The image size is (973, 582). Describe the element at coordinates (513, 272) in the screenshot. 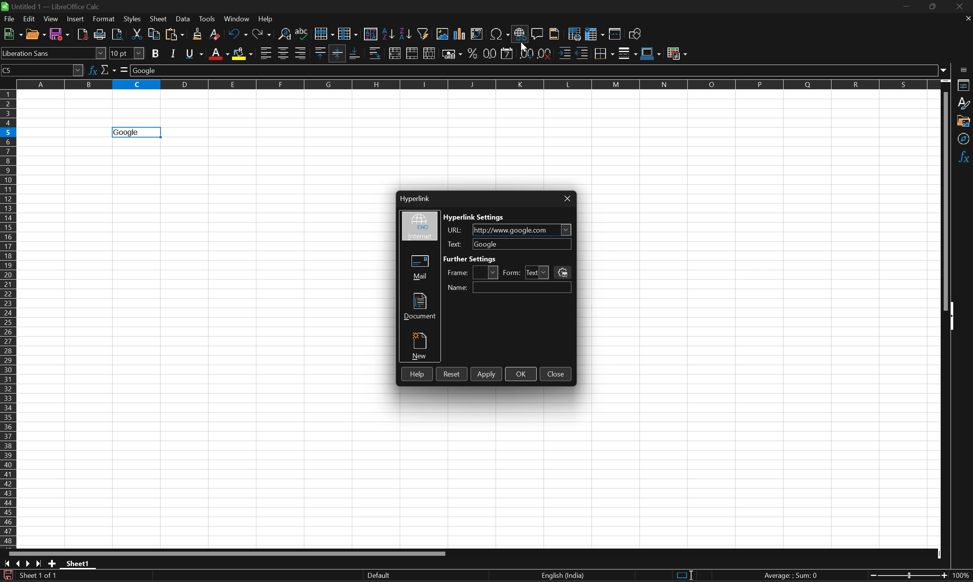

I see `Form:` at that location.